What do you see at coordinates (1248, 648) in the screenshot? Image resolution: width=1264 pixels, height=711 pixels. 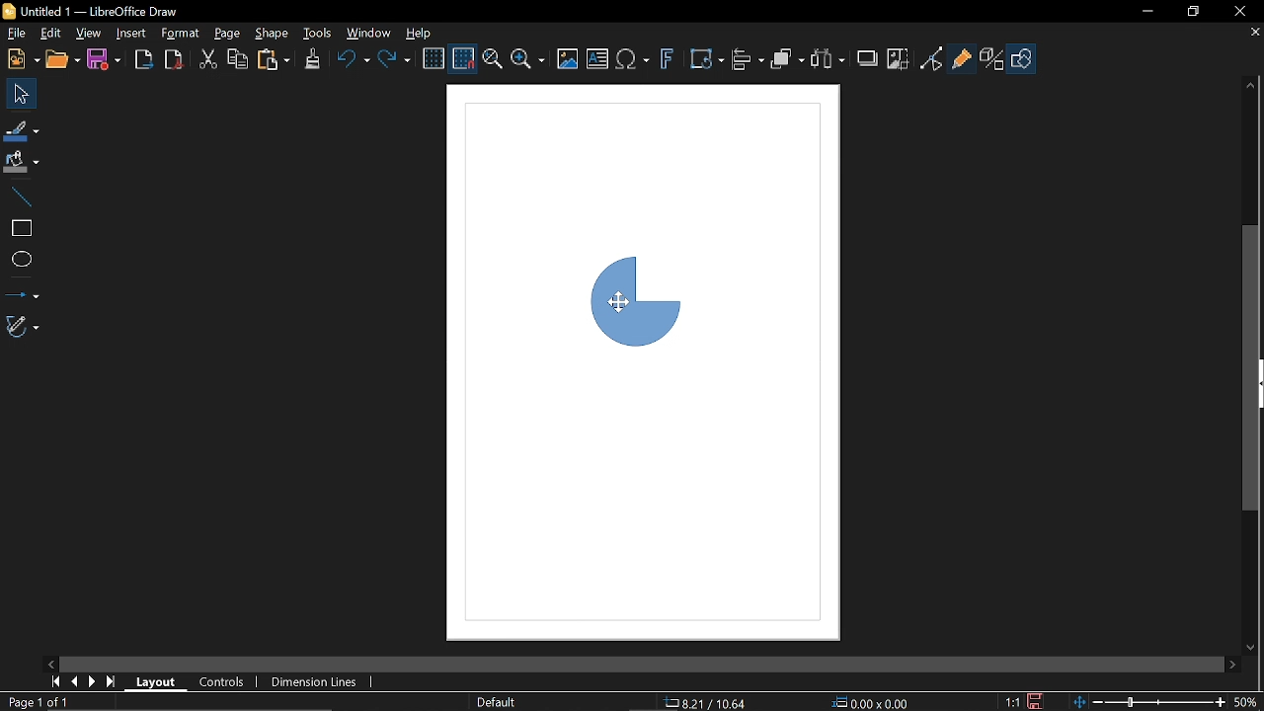 I see `Move down` at bounding box center [1248, 648].